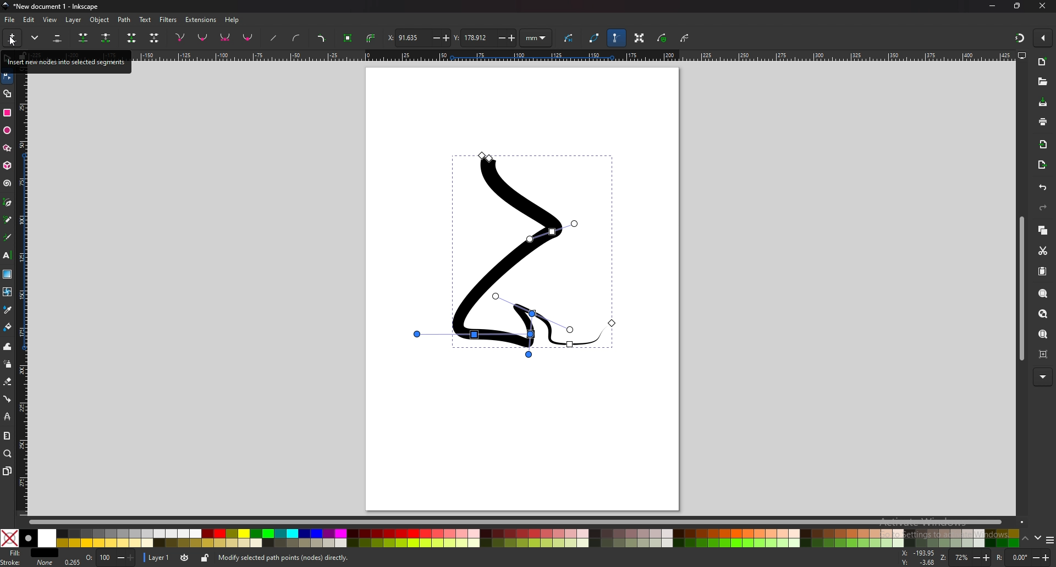  I want to click on redo, so click(1043, 208).